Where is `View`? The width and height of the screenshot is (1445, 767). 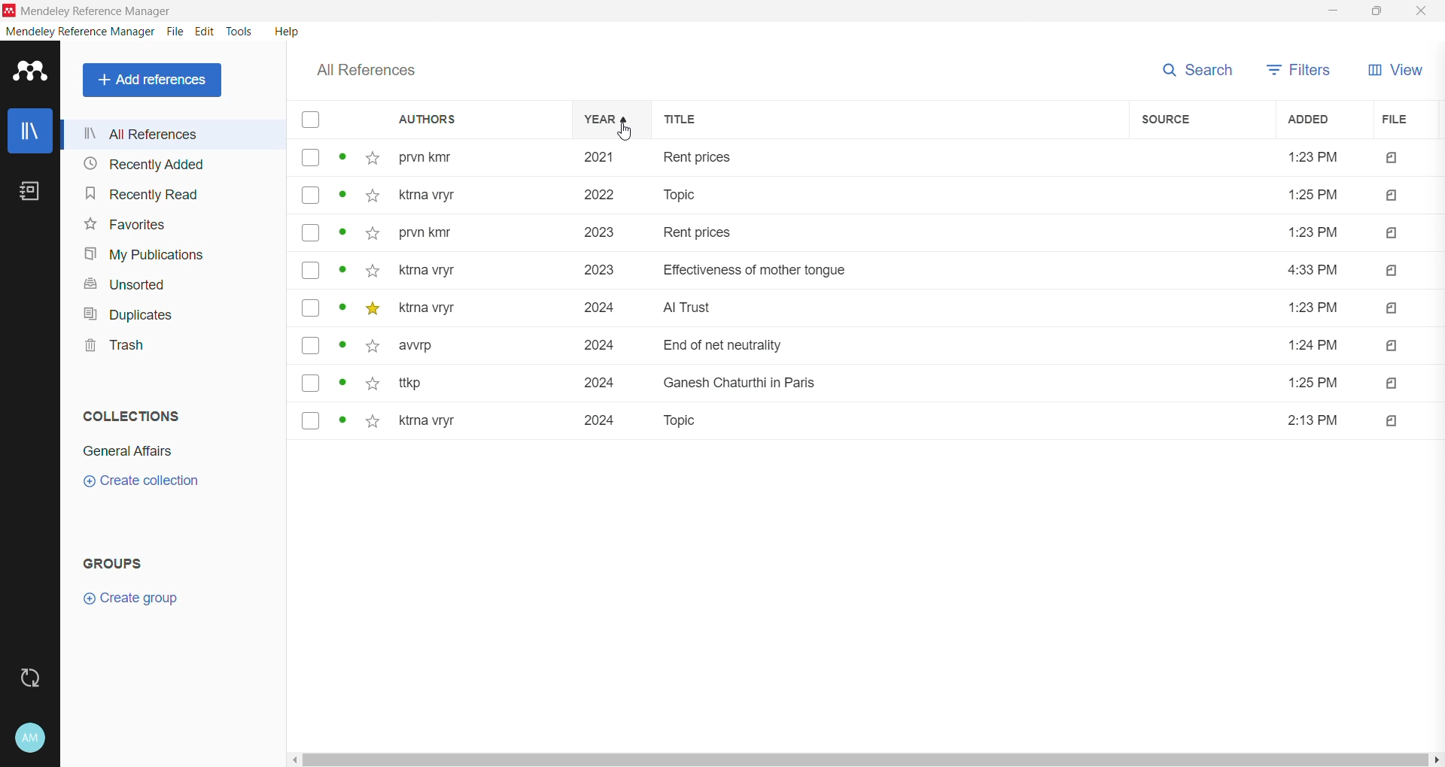
View is located at coordinates (1395, 70).